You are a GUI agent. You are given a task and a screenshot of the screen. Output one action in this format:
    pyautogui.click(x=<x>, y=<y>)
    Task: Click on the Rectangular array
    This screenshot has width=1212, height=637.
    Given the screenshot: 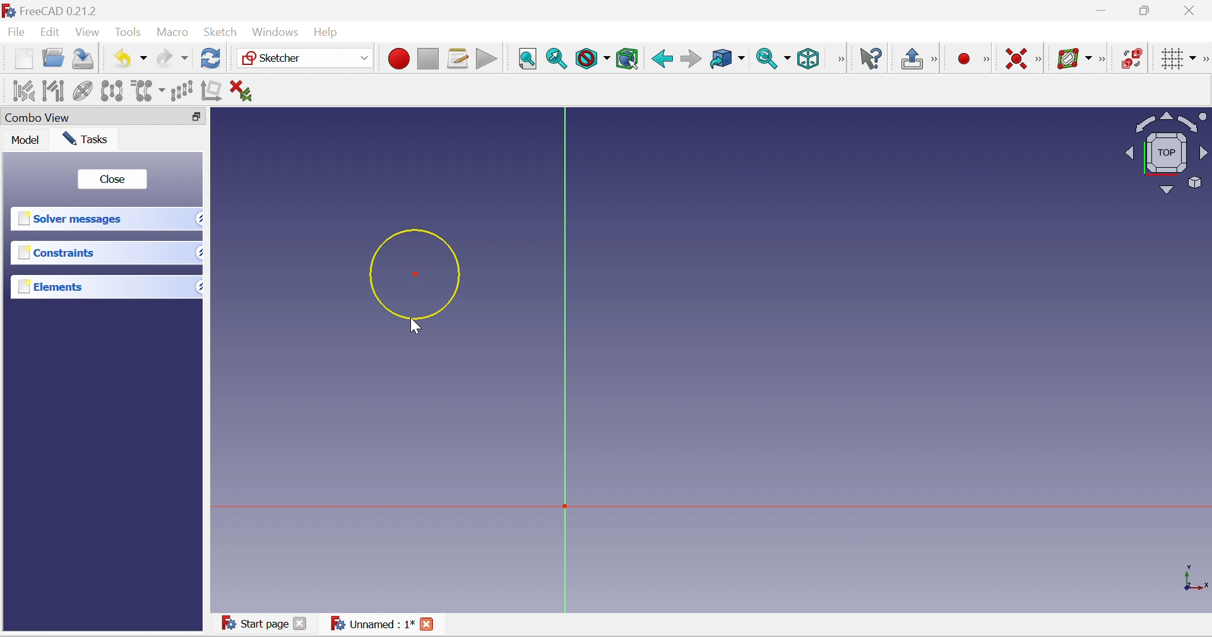 What is the action you would take?
    pyautogui.click(x=181, y=90)
    